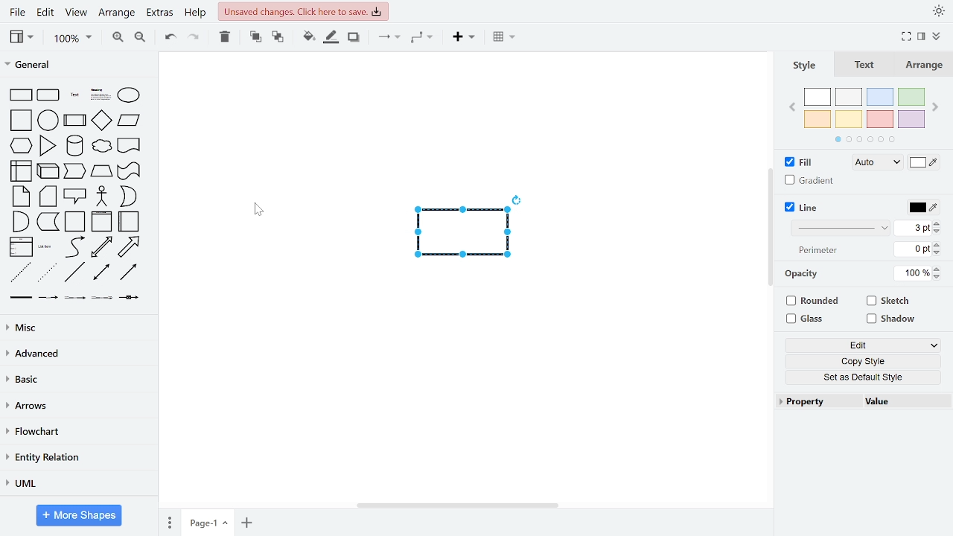  What do you see at coordinates (48, 296) in the screenshot?
I see `general shapes` at bounding box center [48, 296].